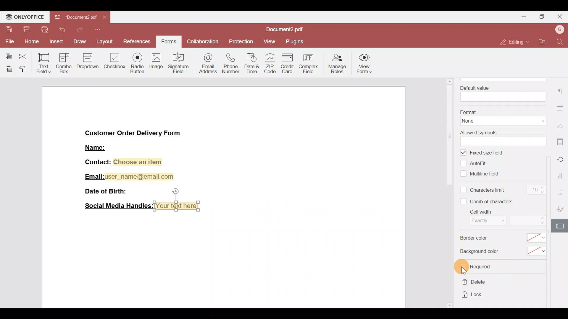 This screenshot has height=319, width=568. What do you see at coordinates (535, 191) in the screenshot?
I see `Character limit count` at bounding box center [535, 191].